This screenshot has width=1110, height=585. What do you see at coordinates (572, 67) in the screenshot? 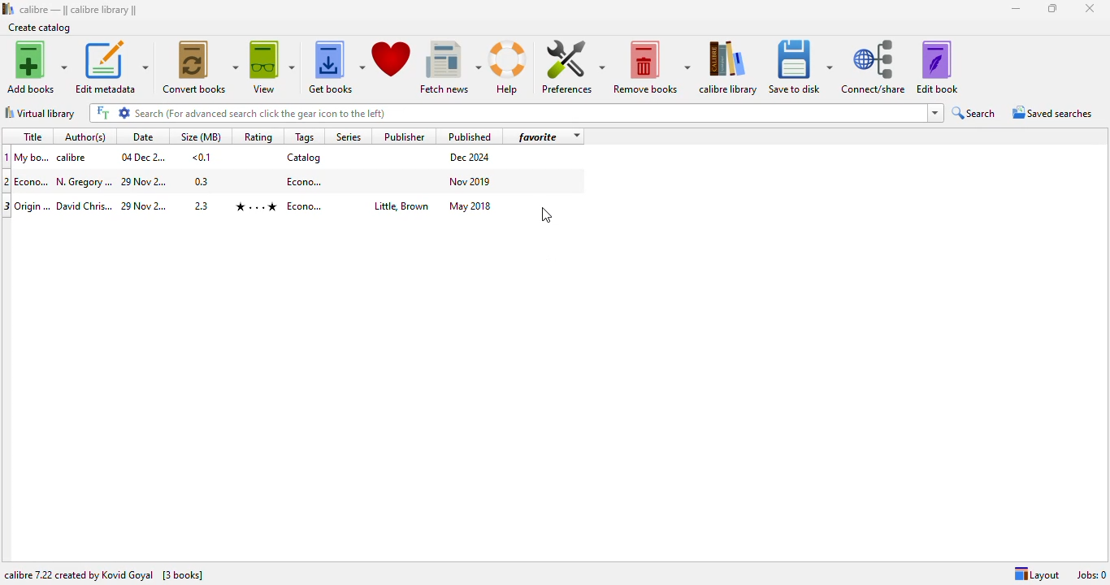
I see `preferences` at bounding box center [572, 67].